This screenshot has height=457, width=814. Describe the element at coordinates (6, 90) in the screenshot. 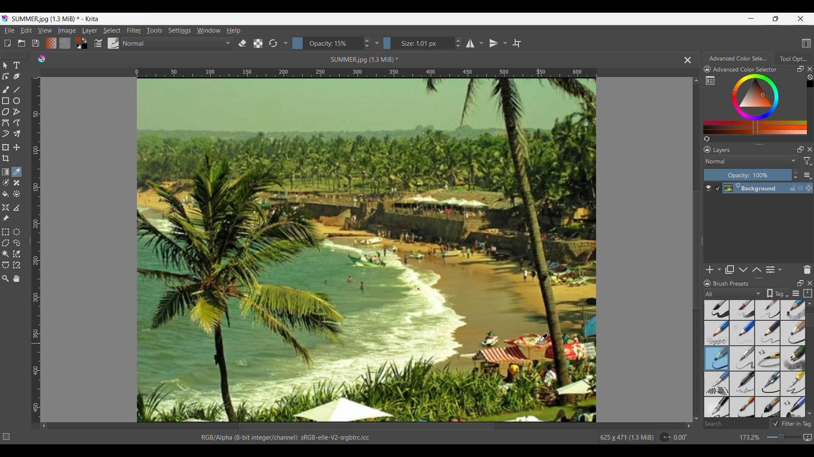

I see `Freehand brush tool` at that location.